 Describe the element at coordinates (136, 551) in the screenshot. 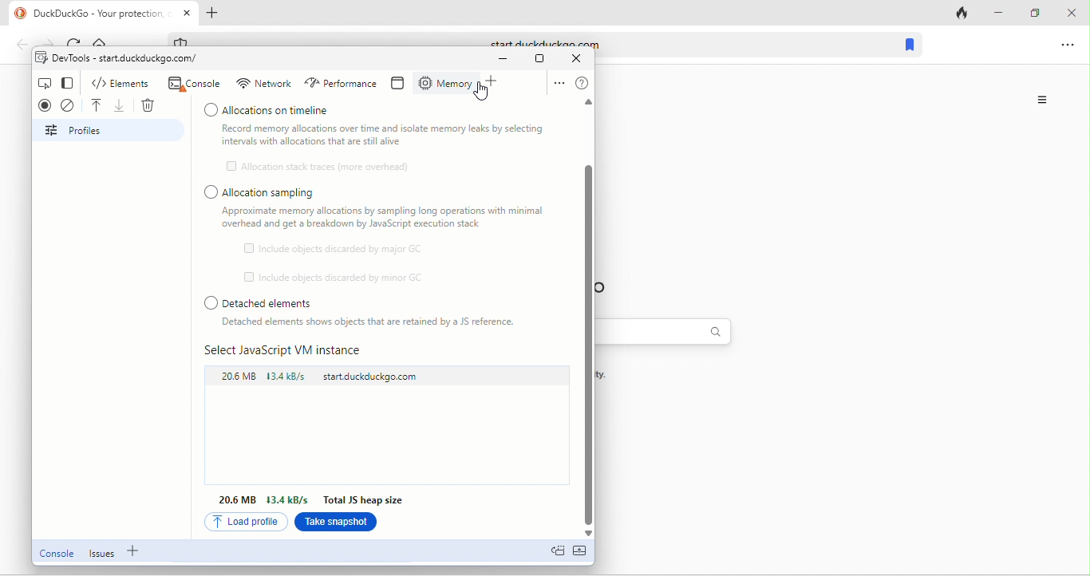

I see `add` at that location.